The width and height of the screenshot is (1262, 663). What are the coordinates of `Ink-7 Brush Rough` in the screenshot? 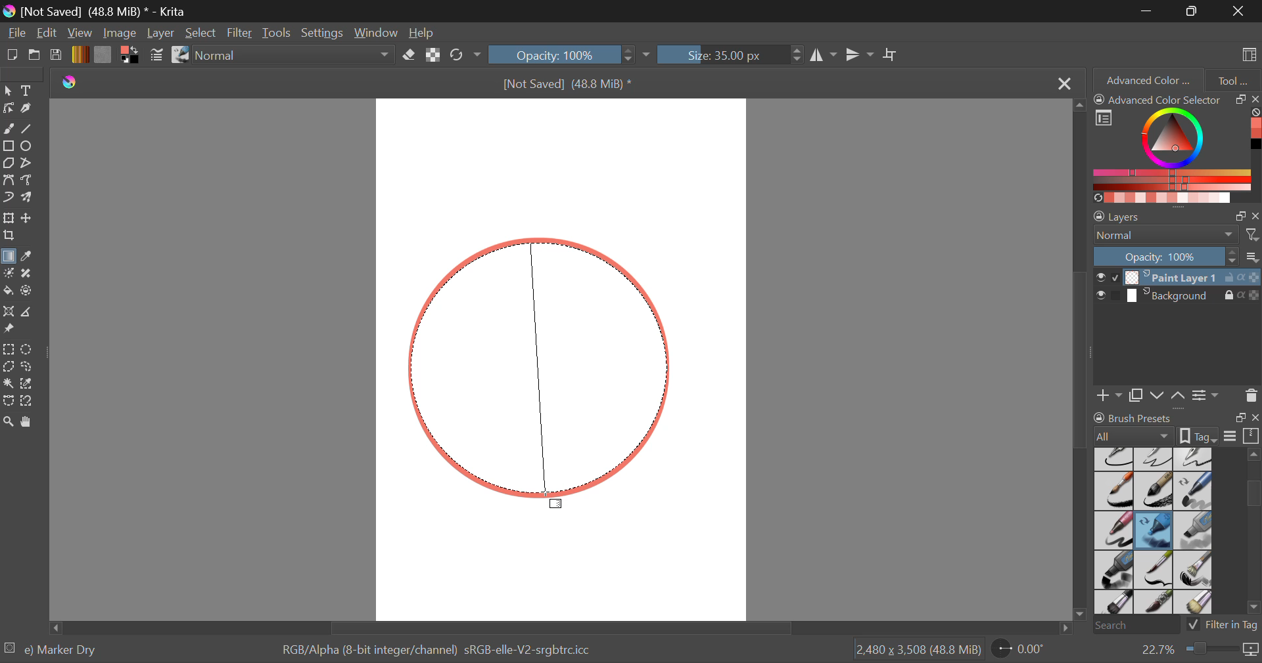 It's located at (1112, 492).